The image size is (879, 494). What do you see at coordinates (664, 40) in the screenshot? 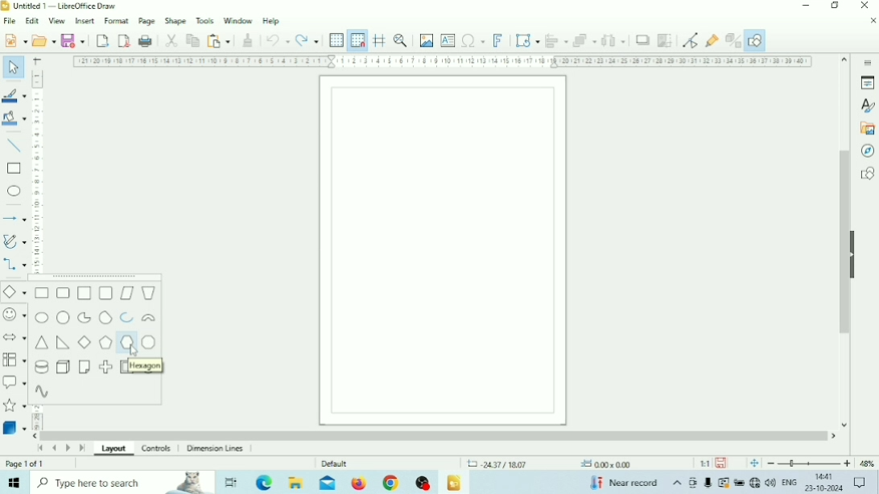
I see `Crop Image` at bounding box center [664, 40].